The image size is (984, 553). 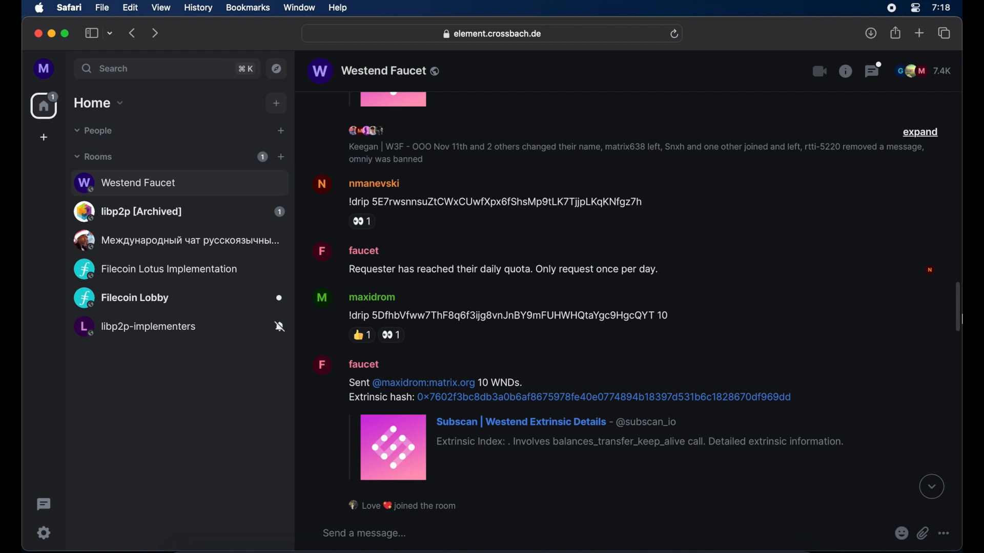 What do you see at coordinates (69, 7) in the screenshot?
I see `safari` at bounding box center [69, 7].